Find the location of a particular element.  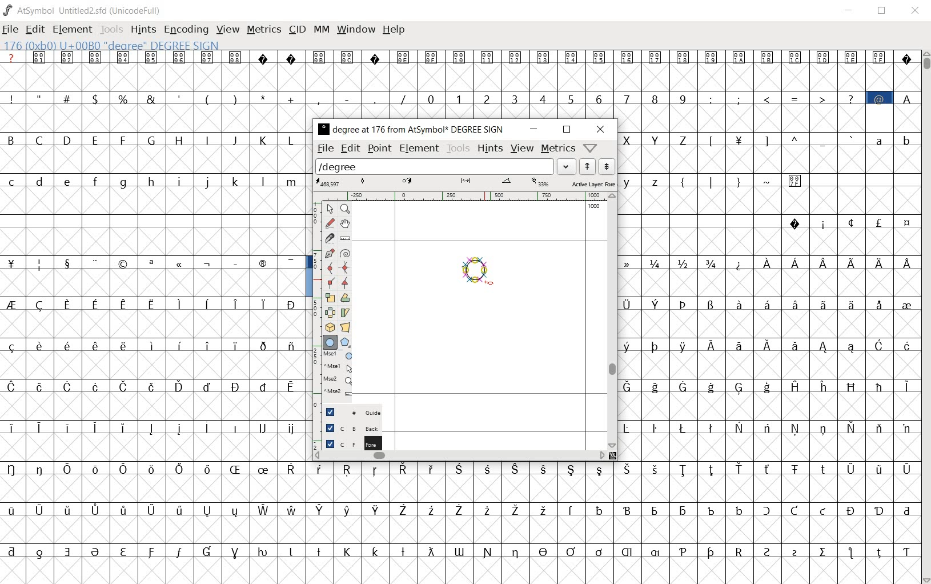

background is located at coordinates (346, 429).